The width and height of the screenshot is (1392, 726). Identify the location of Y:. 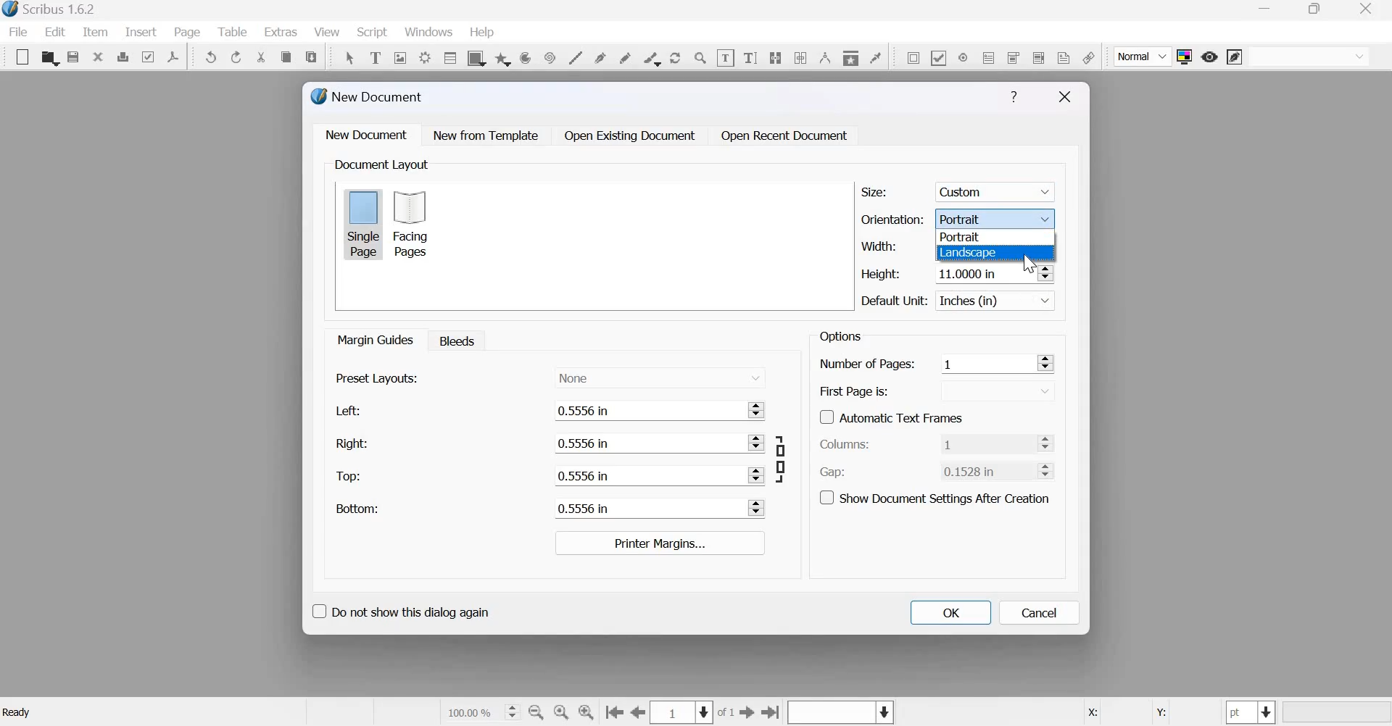
(1159, 713).